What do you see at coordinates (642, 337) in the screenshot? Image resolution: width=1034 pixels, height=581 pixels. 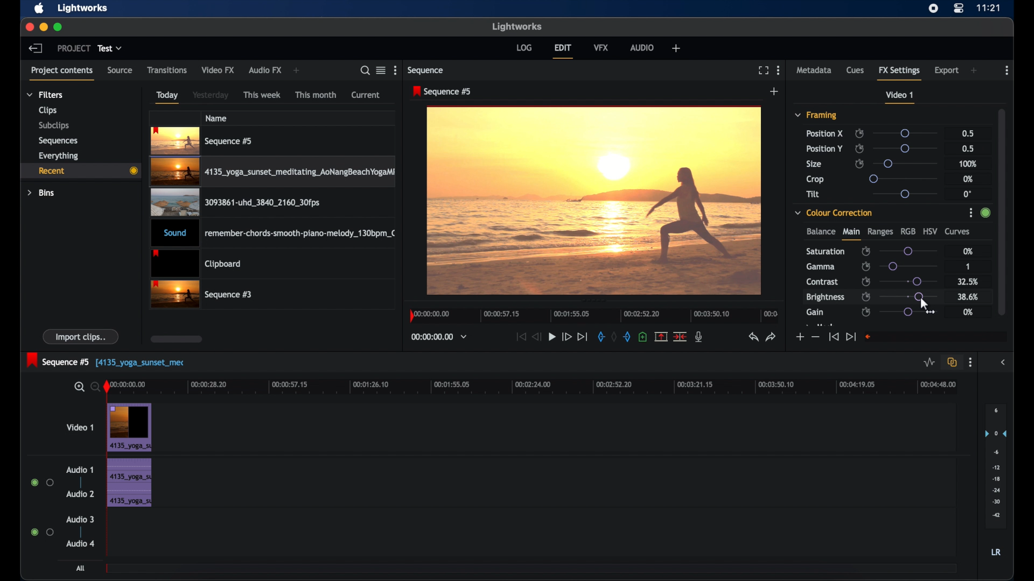 I see `add cue at current position` at bounding box center [642, 337].